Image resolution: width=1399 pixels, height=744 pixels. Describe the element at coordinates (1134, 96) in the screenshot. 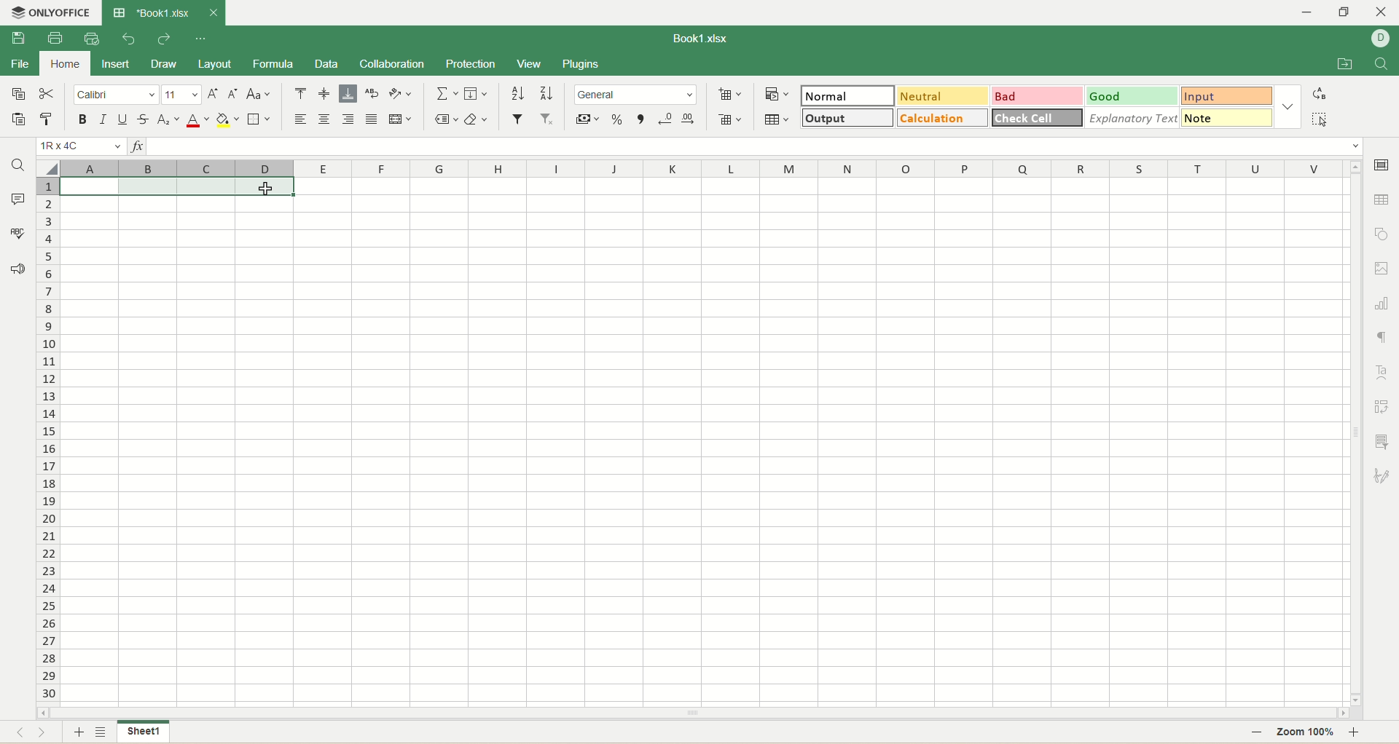

I see `good` at that location.